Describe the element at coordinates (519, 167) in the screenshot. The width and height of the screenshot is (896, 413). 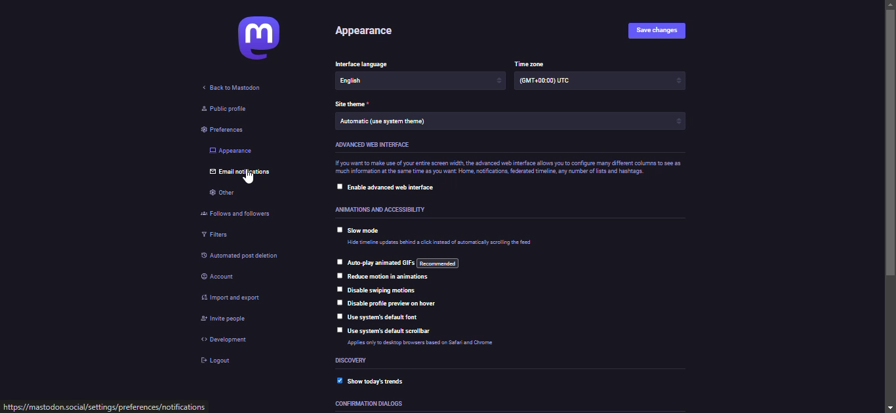
I see `info` at that location.